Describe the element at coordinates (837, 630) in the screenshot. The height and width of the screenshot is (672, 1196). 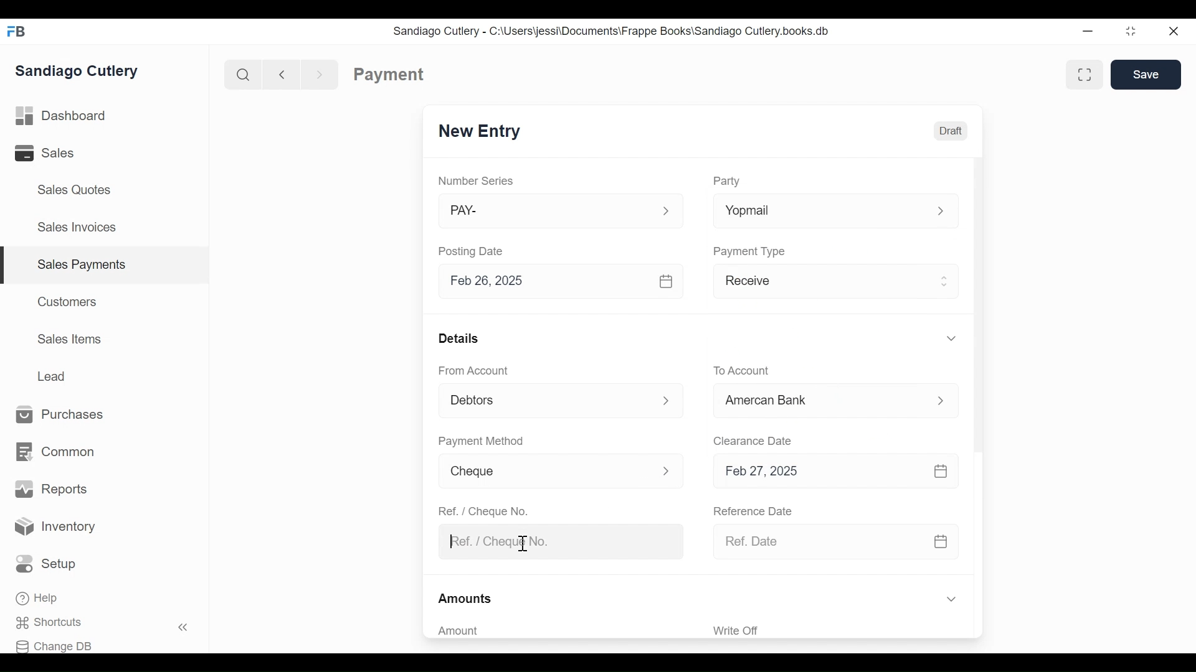
I see `‘Write Off` at that location.